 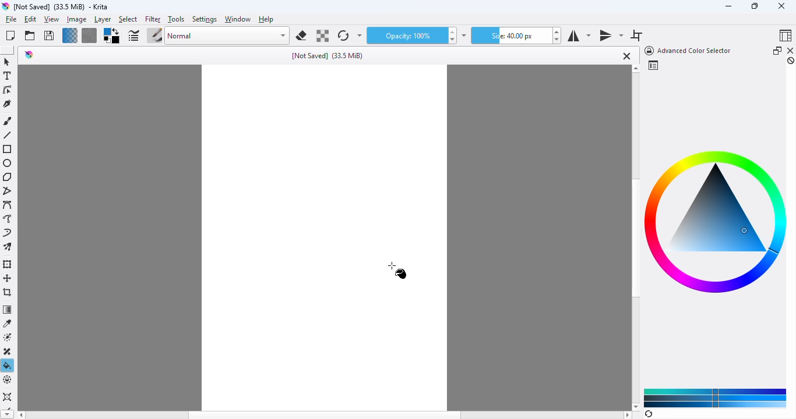 I want to click on vertical scroll bar, so click(x=635, y=239).